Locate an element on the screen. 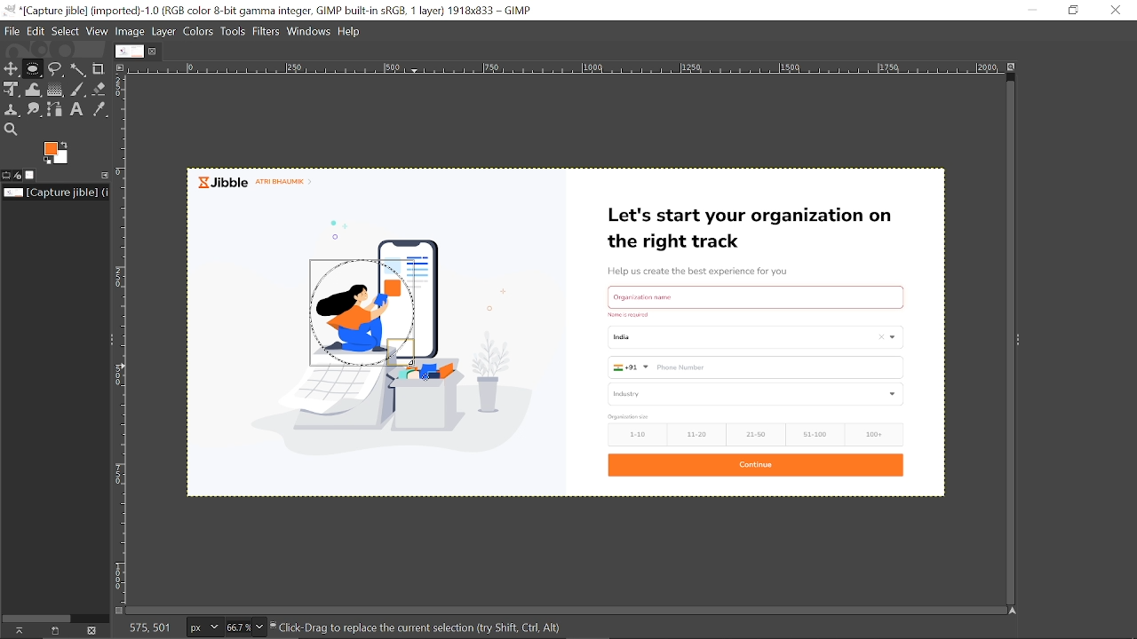 The image size is (1137, 639). Paths tool is located at coordinates (57, 108).